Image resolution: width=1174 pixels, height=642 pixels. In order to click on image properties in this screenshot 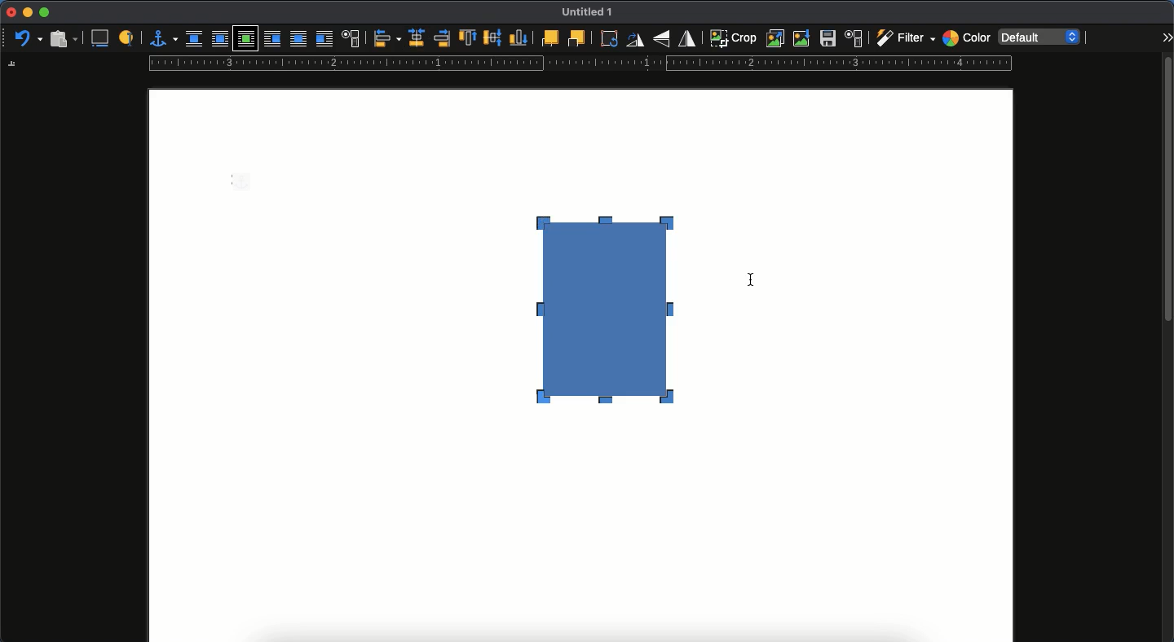, I will do `click(854, 38)`.